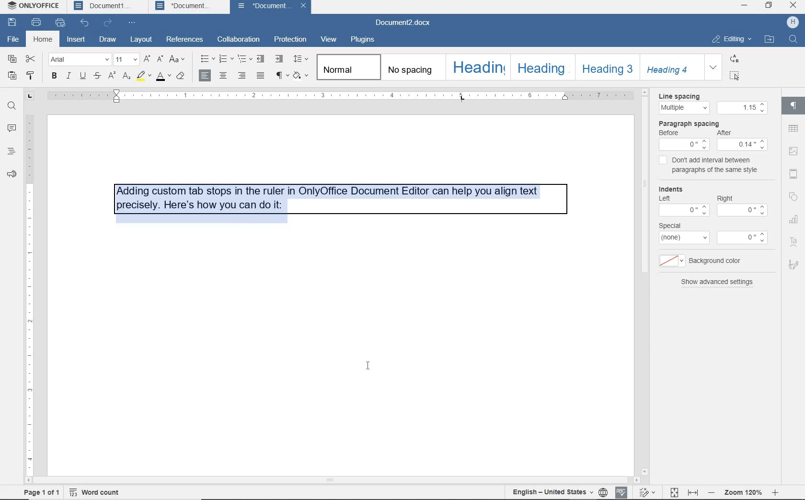 The width and height of the screenshot is (805, 500). What do you see at coordinates (717, 260) in the screenshot?
I see `background color` at bounding box center [717, 260].